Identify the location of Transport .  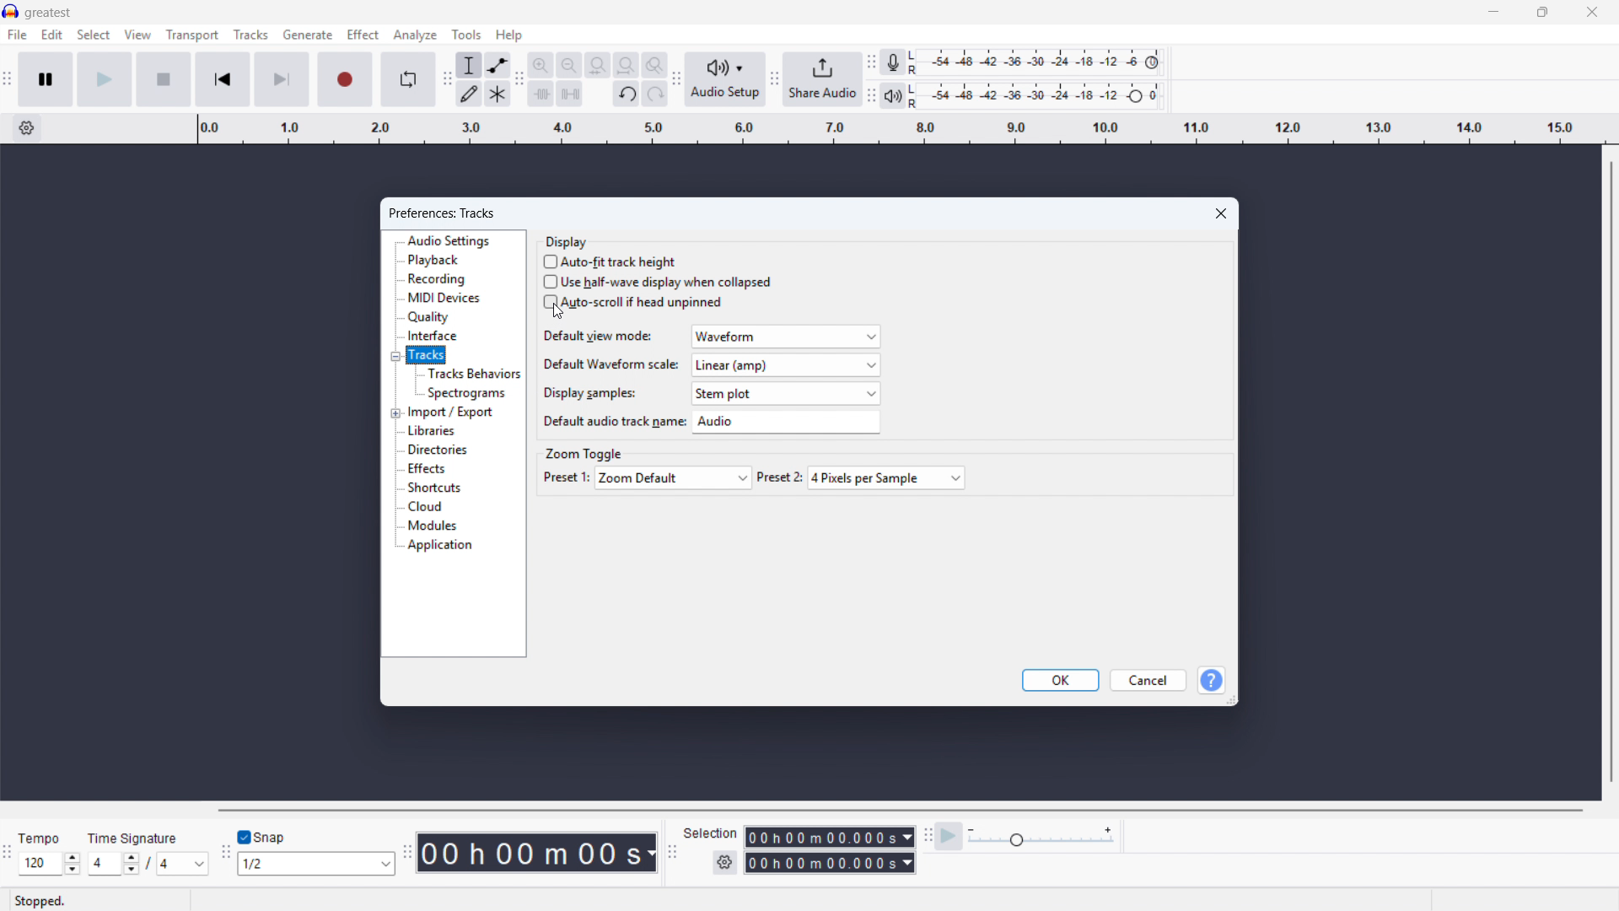
(192, 35).